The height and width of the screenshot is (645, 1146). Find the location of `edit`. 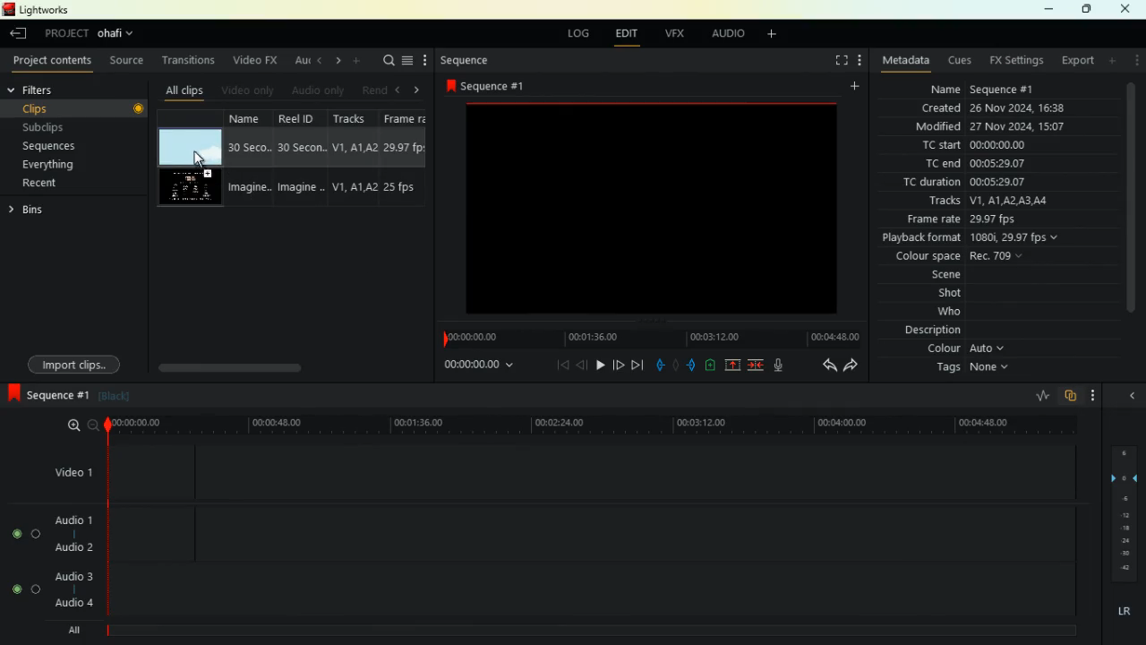

edit is located at coordinates (621, 33).